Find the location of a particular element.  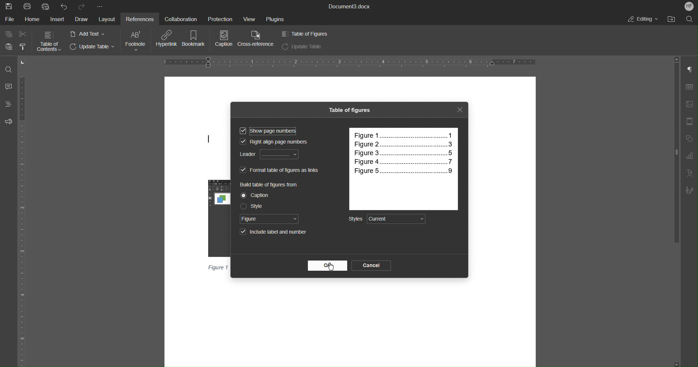

Search is located at coordinates (691, 19).